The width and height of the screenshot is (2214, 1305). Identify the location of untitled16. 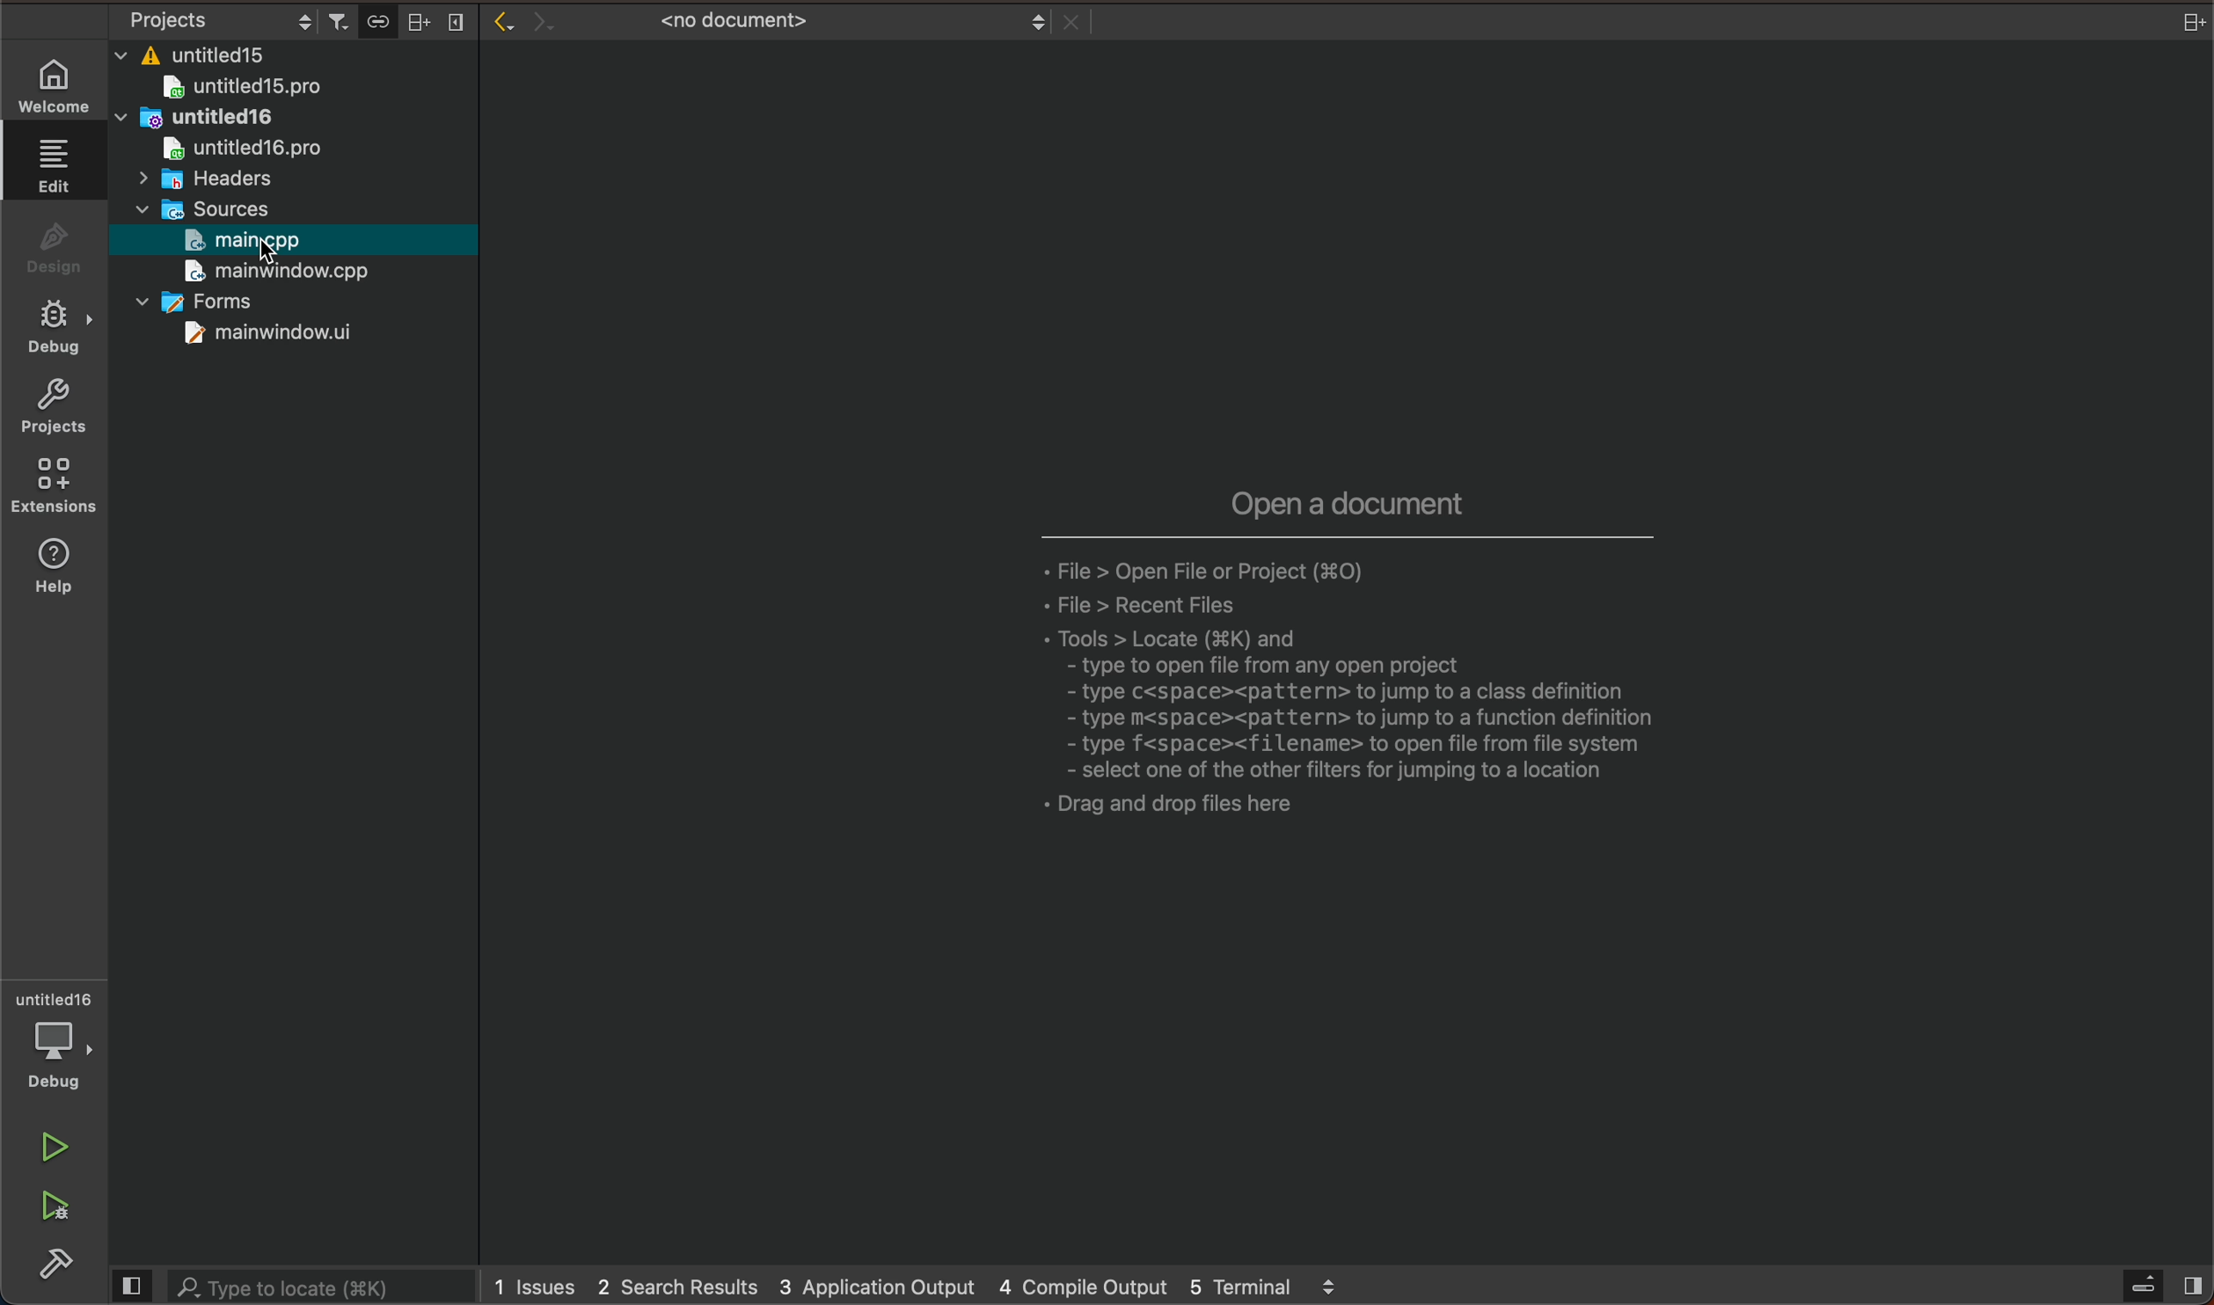
(241, 120).